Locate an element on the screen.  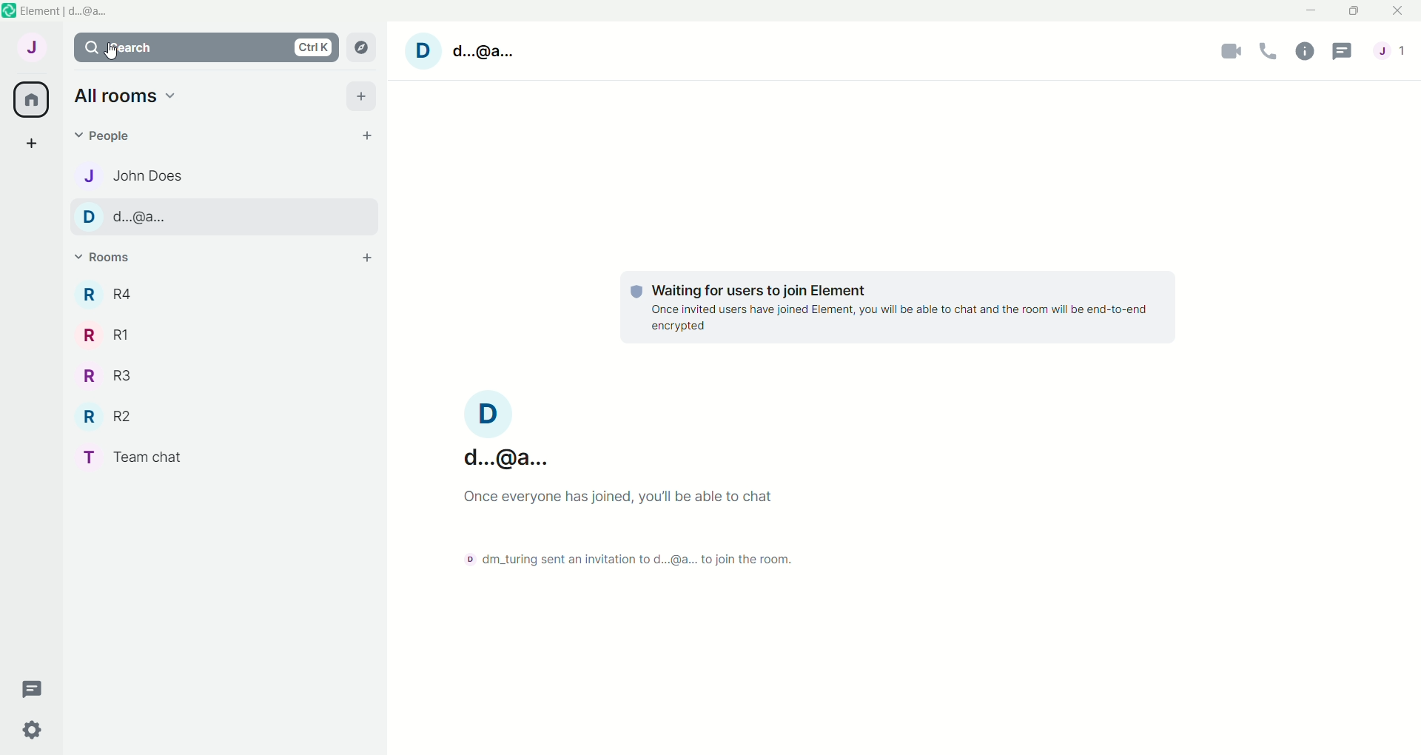
d..@a.. is located at coordinates (483, 49).